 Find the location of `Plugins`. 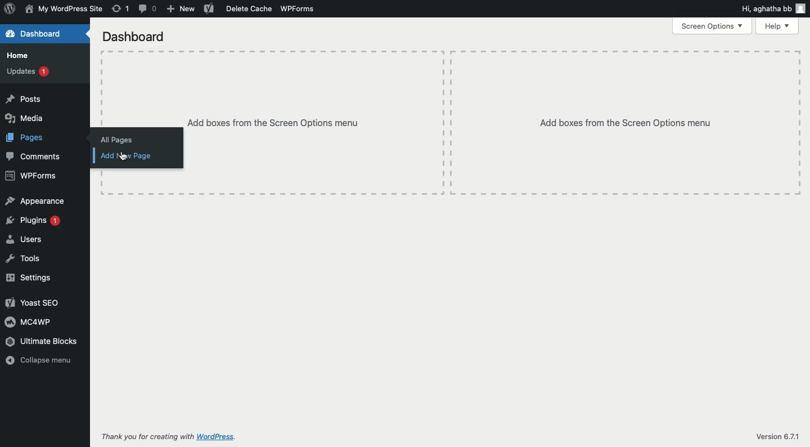

Plugins is located at coordinates (33, 222).